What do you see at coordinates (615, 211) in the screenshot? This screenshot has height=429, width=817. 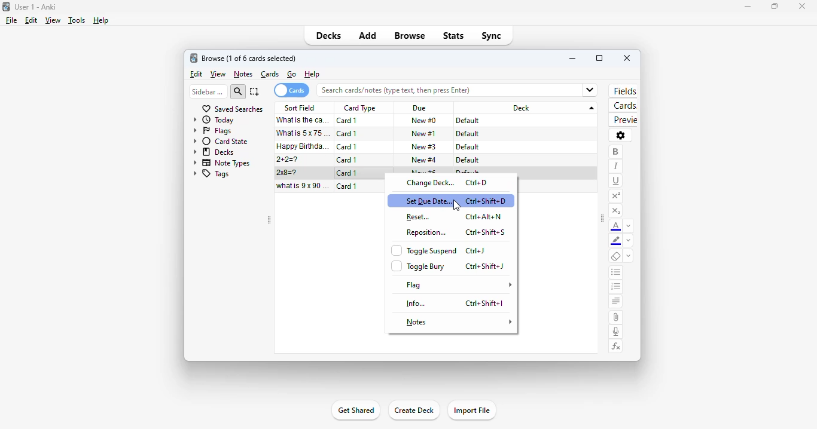 I see `subscript` at bounding box center [615, 211].